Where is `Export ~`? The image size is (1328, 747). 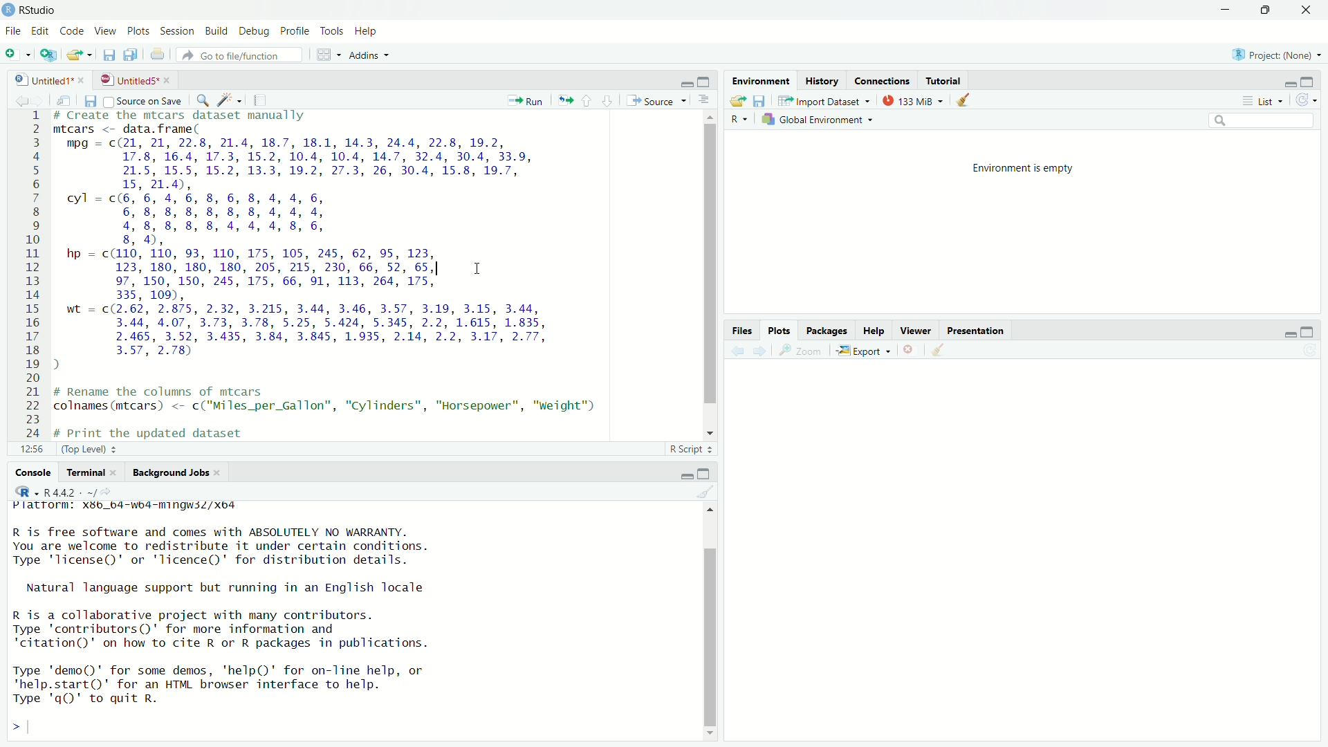 Export ~ is located at coordinates (863, 351).